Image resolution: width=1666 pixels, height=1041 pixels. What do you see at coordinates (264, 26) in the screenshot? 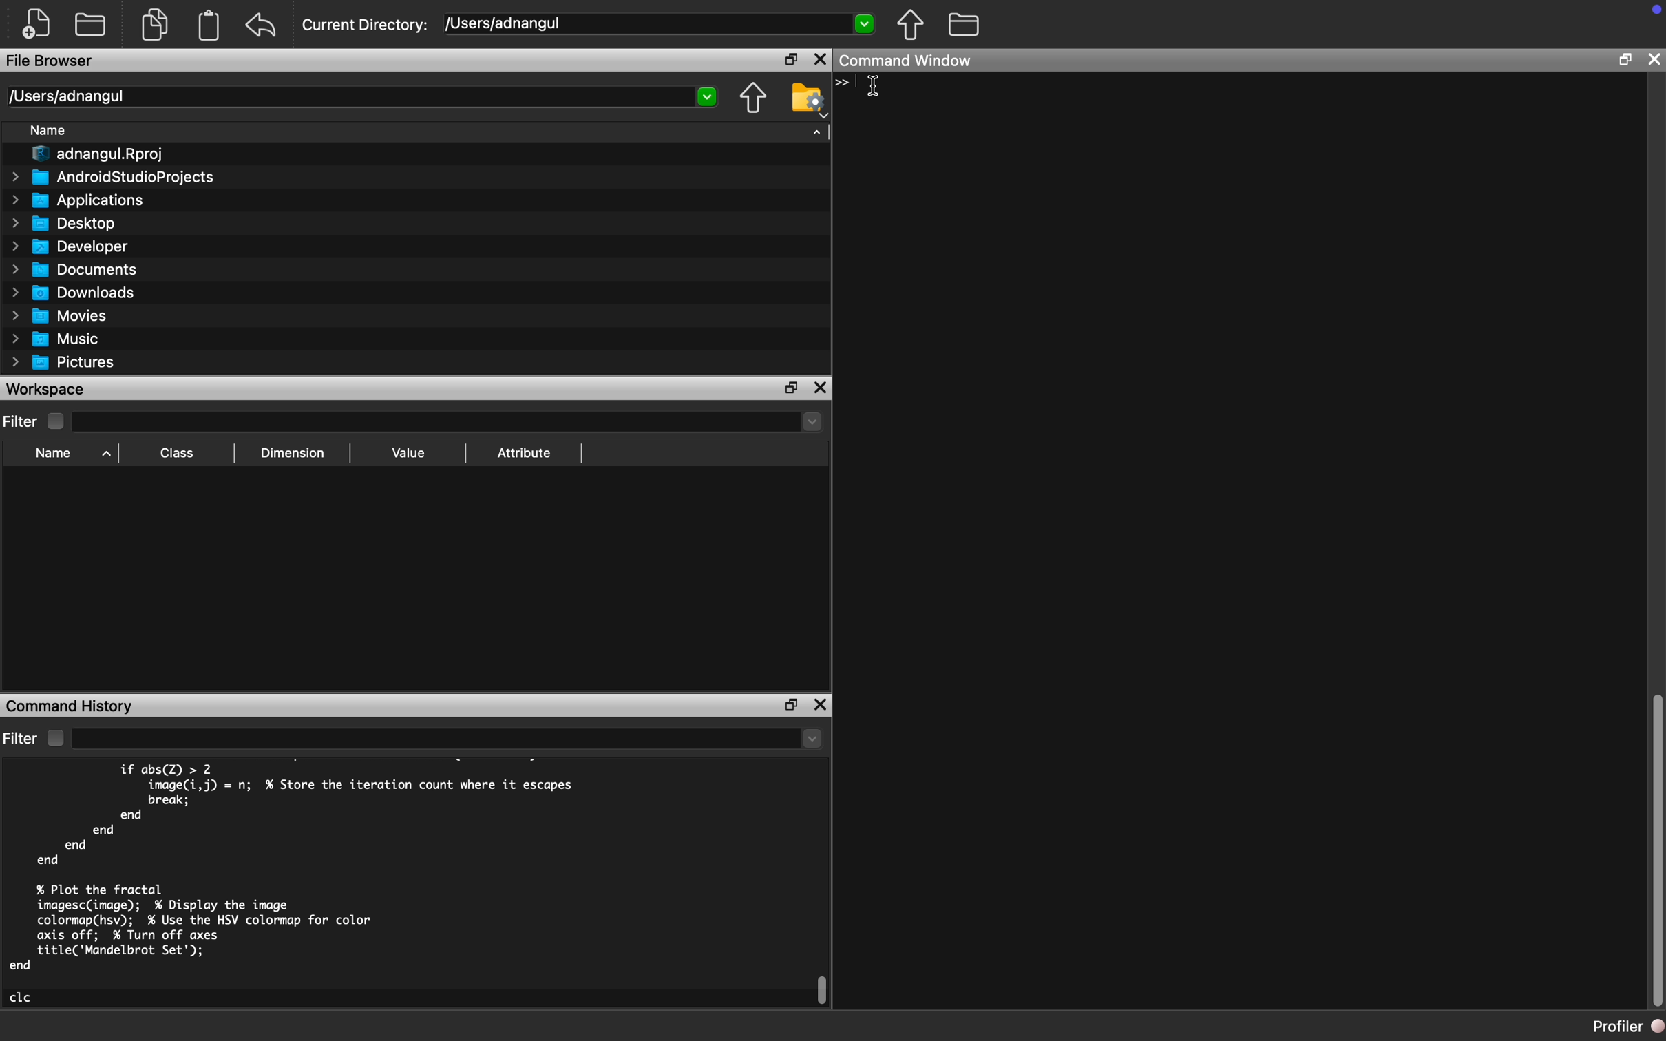
I see `Redo` at bounding box center [264, 26].